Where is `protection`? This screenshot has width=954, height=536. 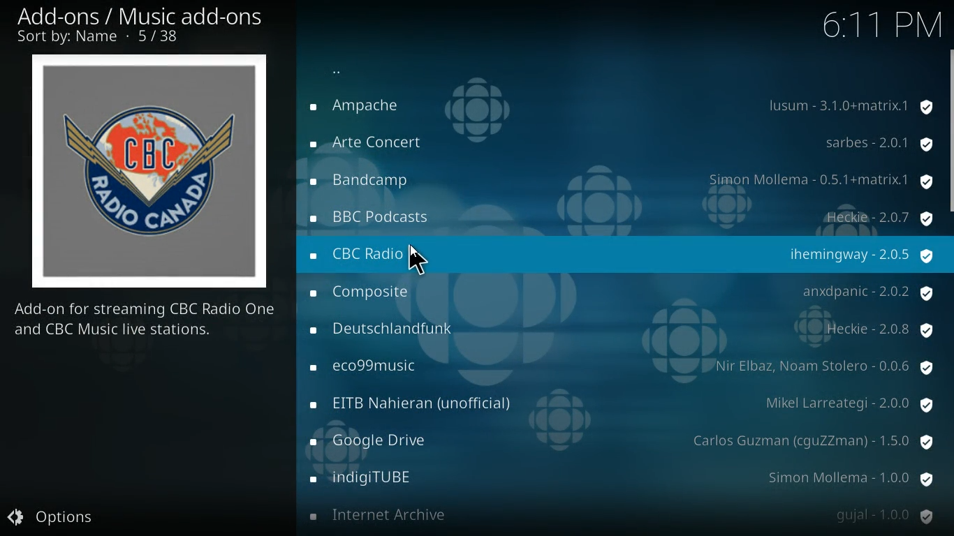
protection is located at coordinates (830, 479).